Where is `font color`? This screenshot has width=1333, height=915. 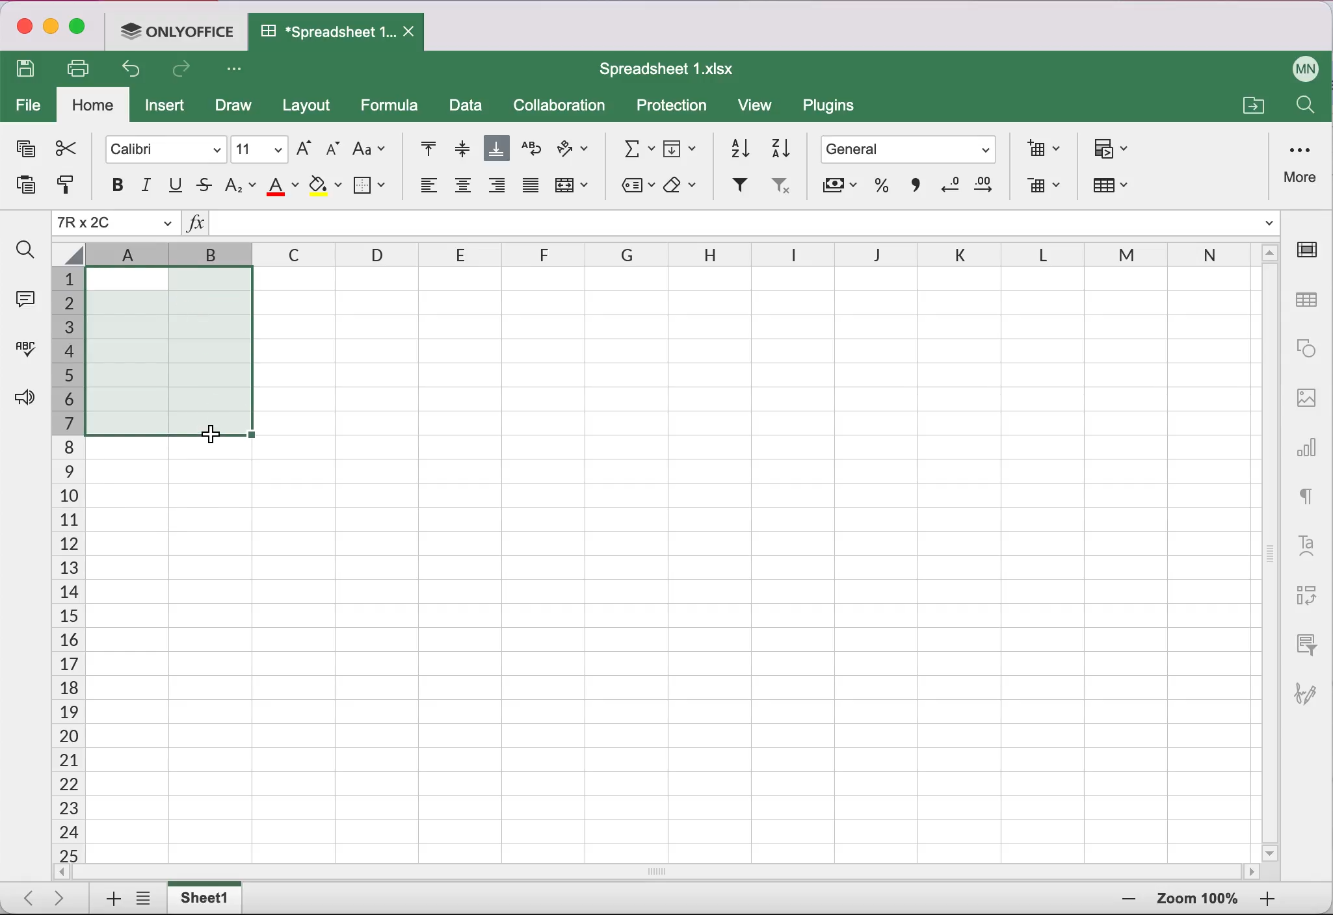 font color is located at coordinates (284, 186).